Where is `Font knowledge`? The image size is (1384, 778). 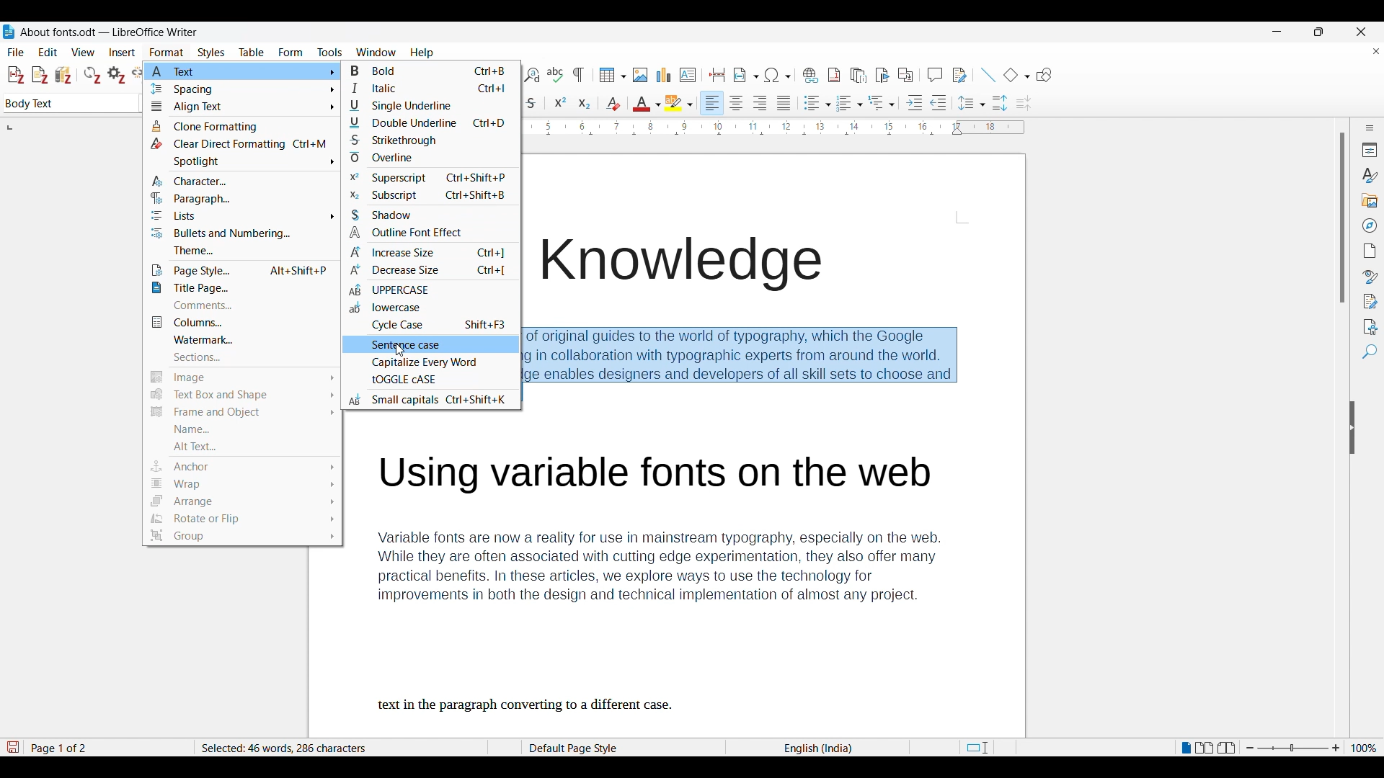
Font knowledge is located at coordinates (696, 265).